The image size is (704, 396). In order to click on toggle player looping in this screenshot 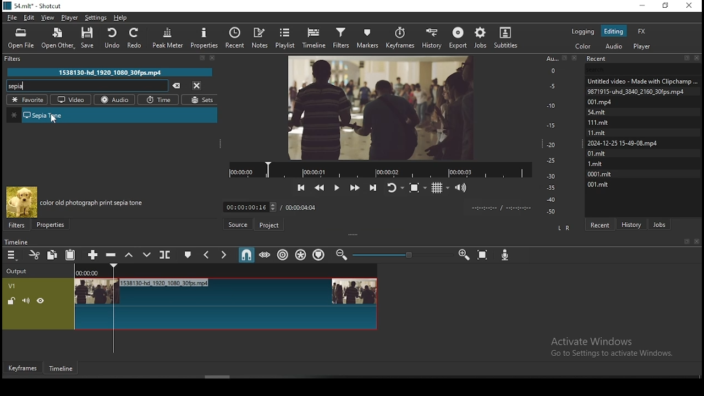, I will do `click(395, 187)`.